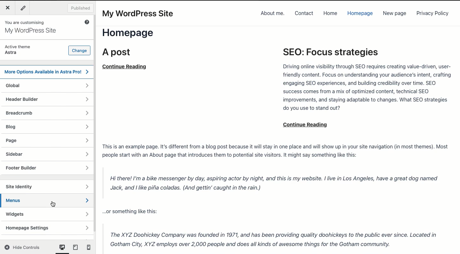 The width and height of the screenshot is (460, 254). I want to click on Help, so click(87, 22).